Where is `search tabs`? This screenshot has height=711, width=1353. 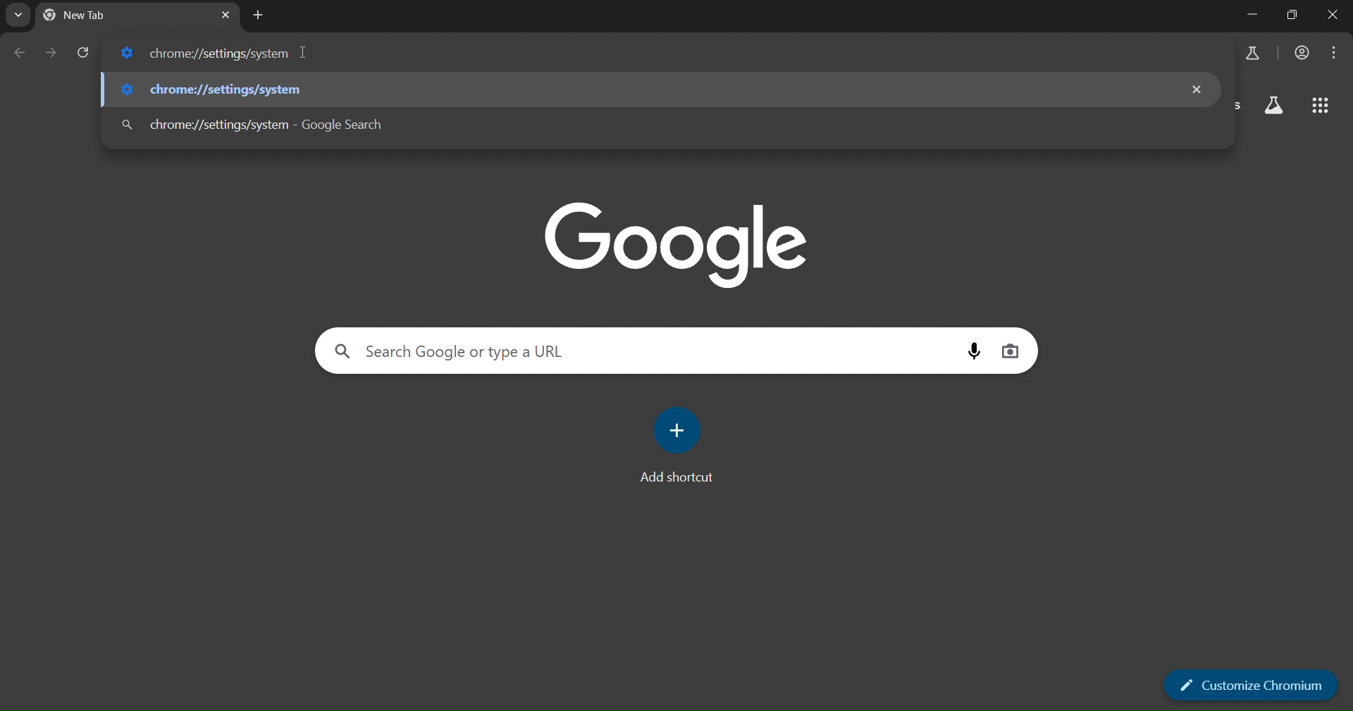 search tabs is located at coordinates (18, 17).